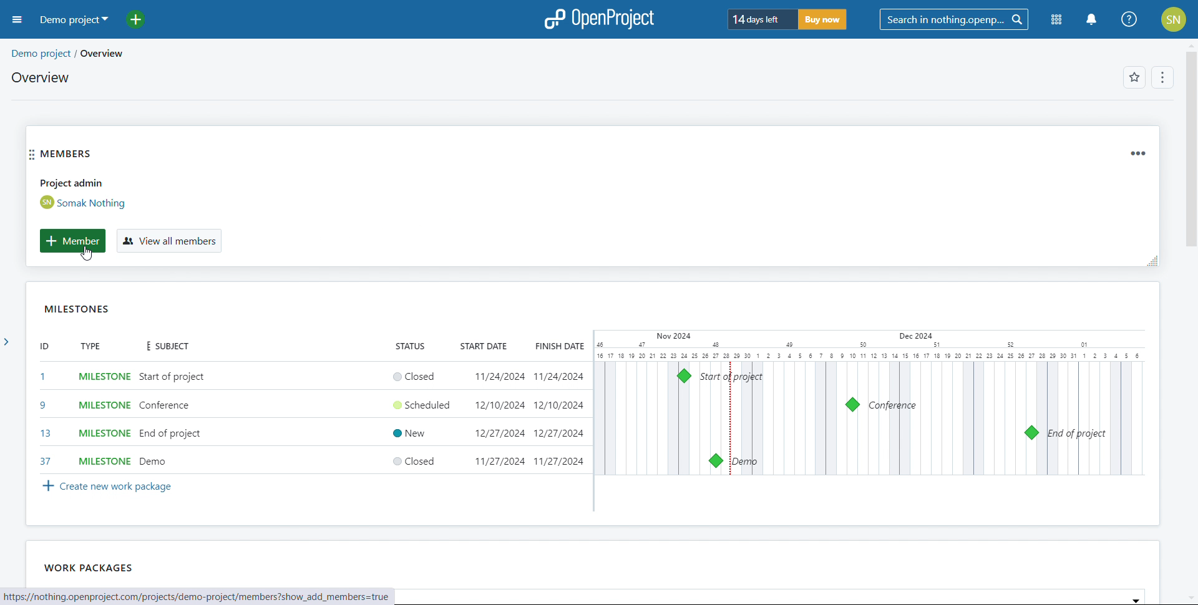  I want to click on module, so click(1056, 20).